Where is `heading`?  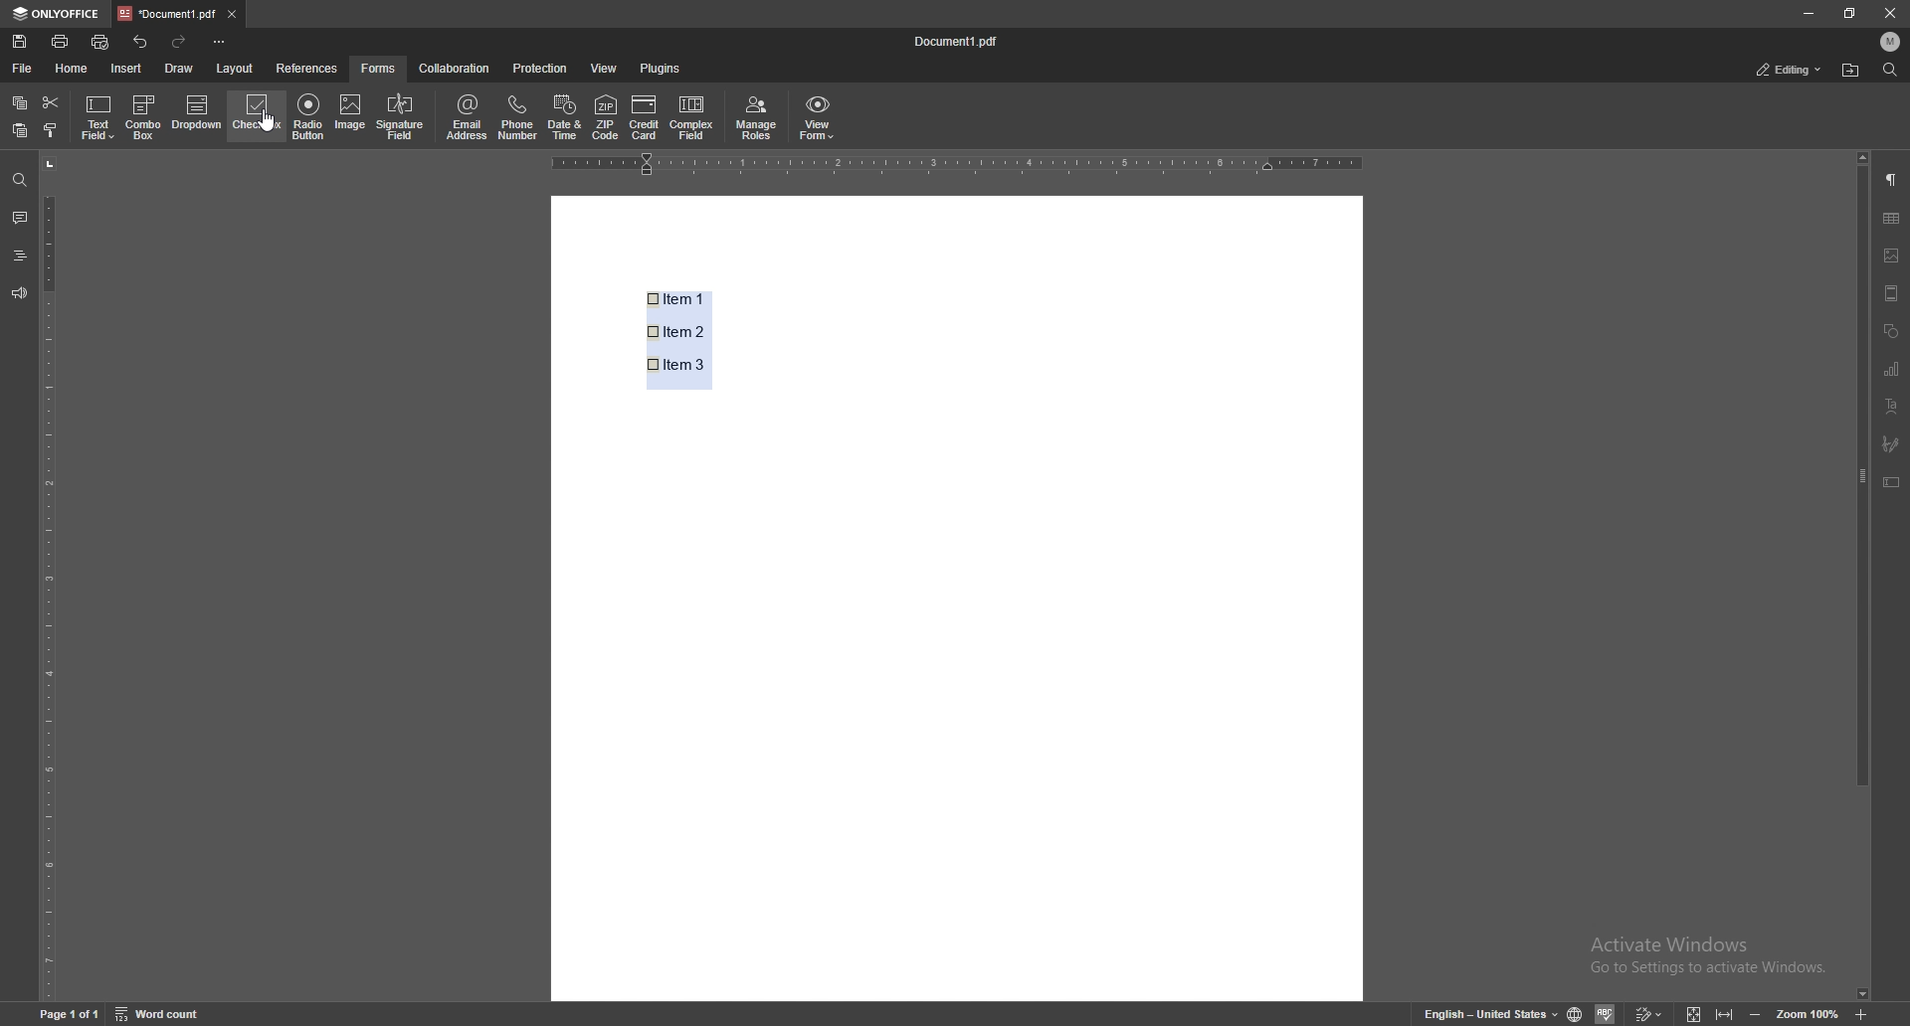
heading is located at coordinates (19, 256).